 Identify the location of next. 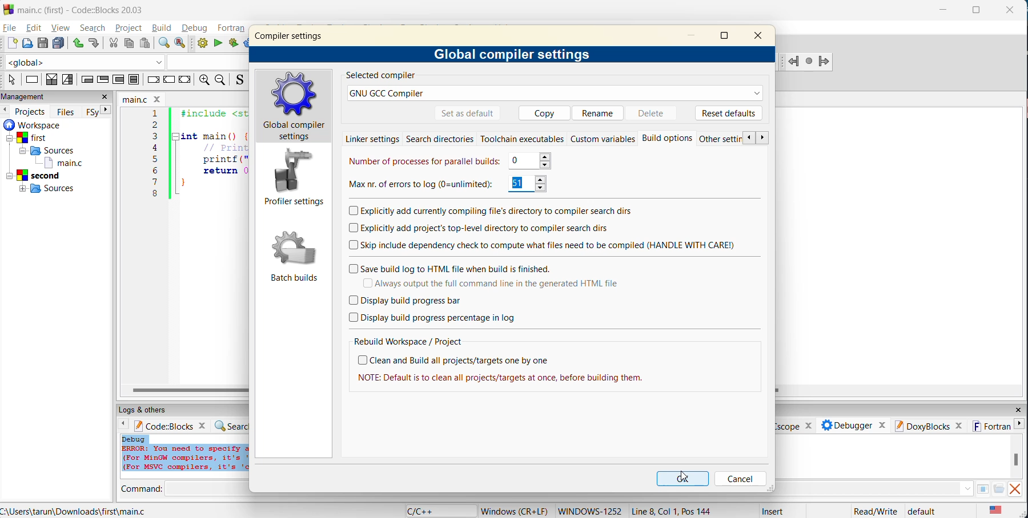
(103, 111).